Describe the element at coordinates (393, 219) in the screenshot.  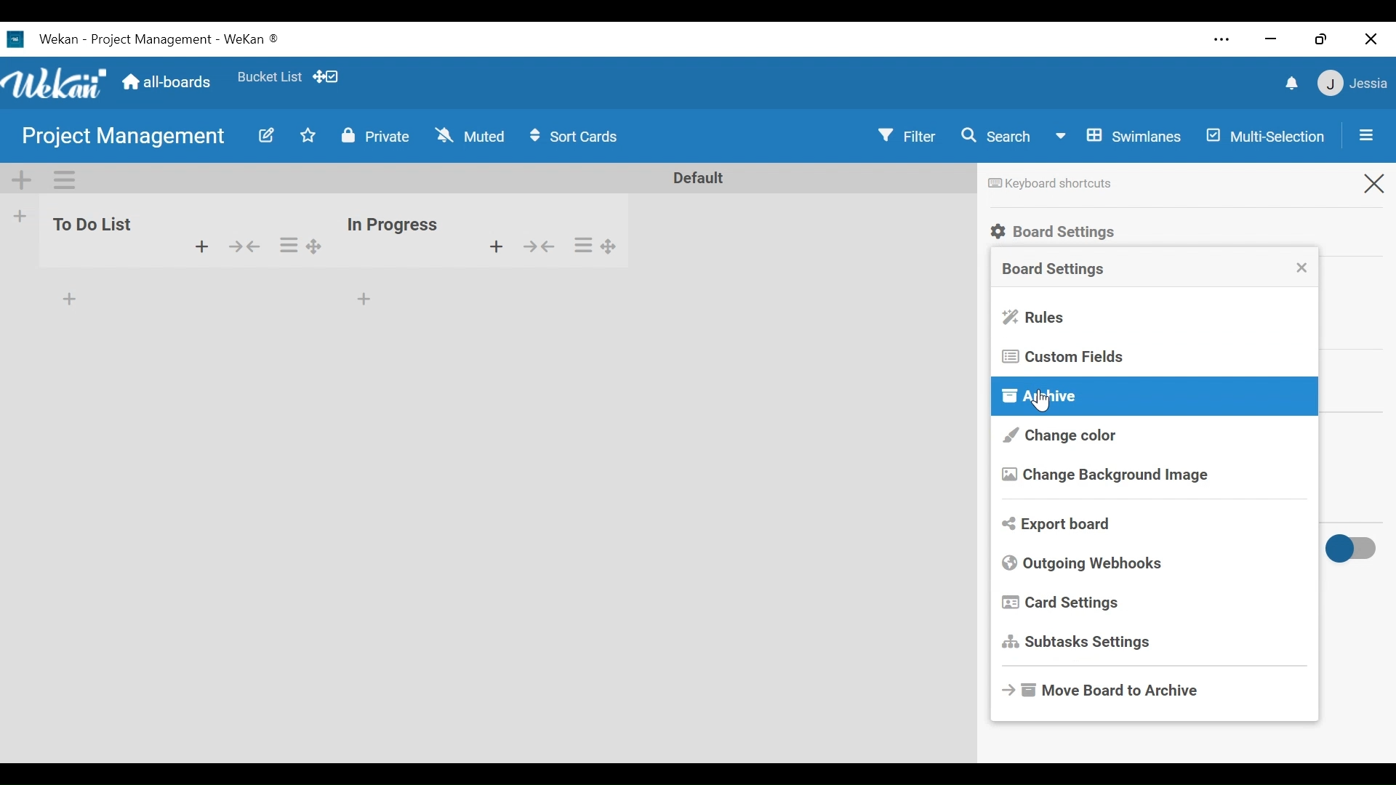
I see `inn progress` at that location.